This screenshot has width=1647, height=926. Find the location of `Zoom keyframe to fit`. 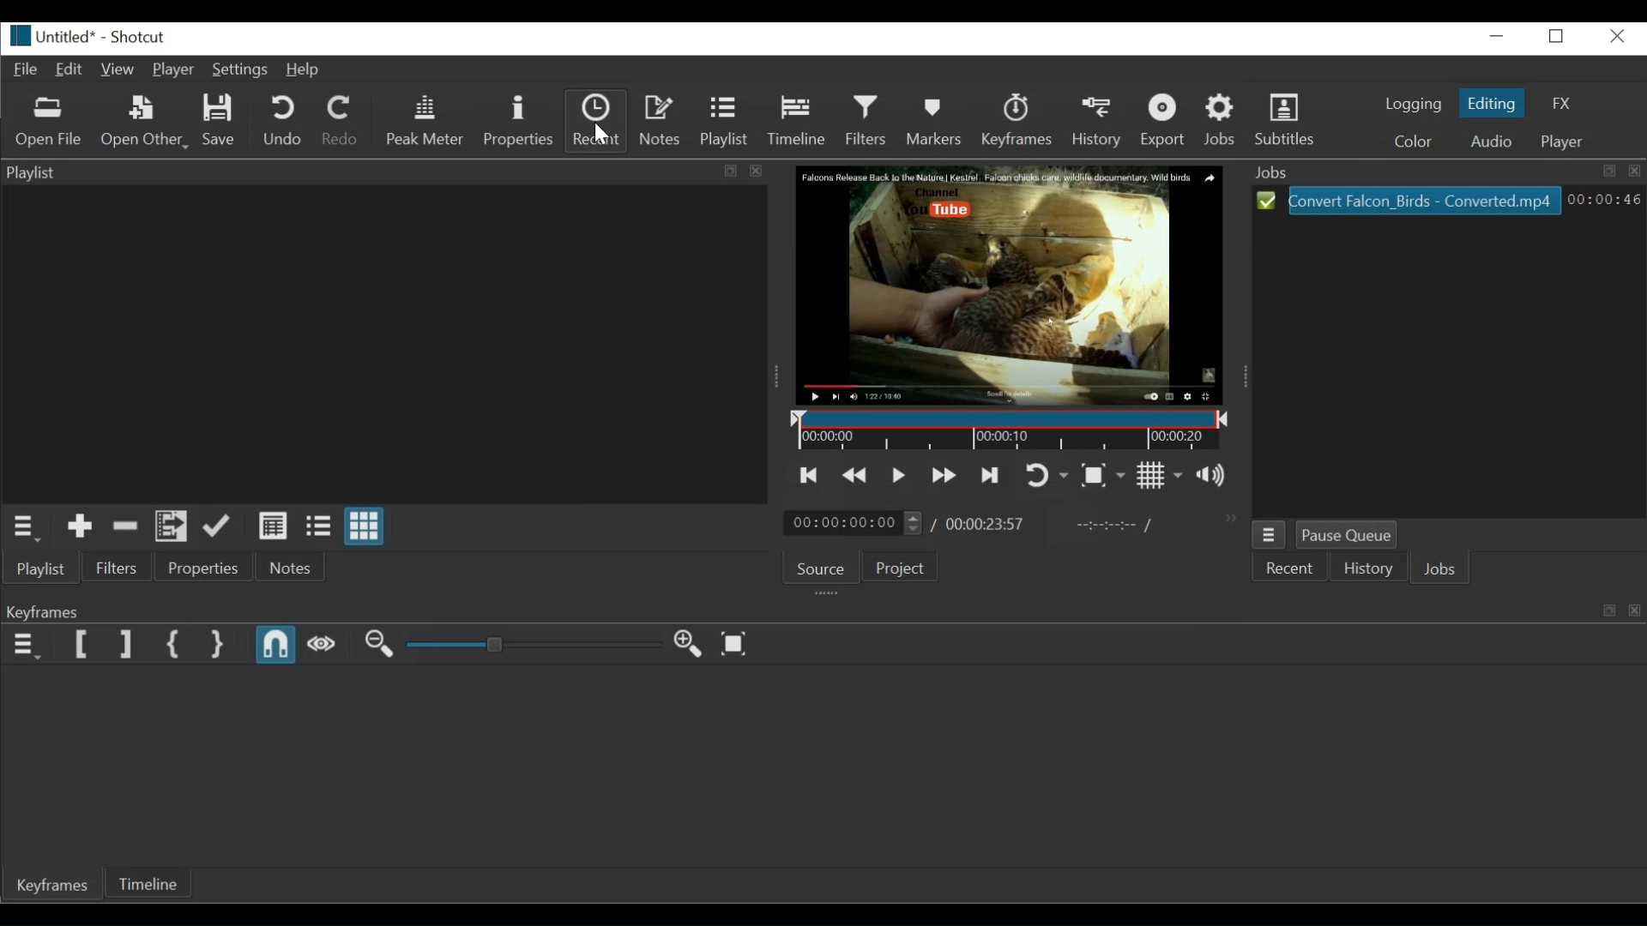

Zoom keyframe to fit is located at coordinates (738, 645).